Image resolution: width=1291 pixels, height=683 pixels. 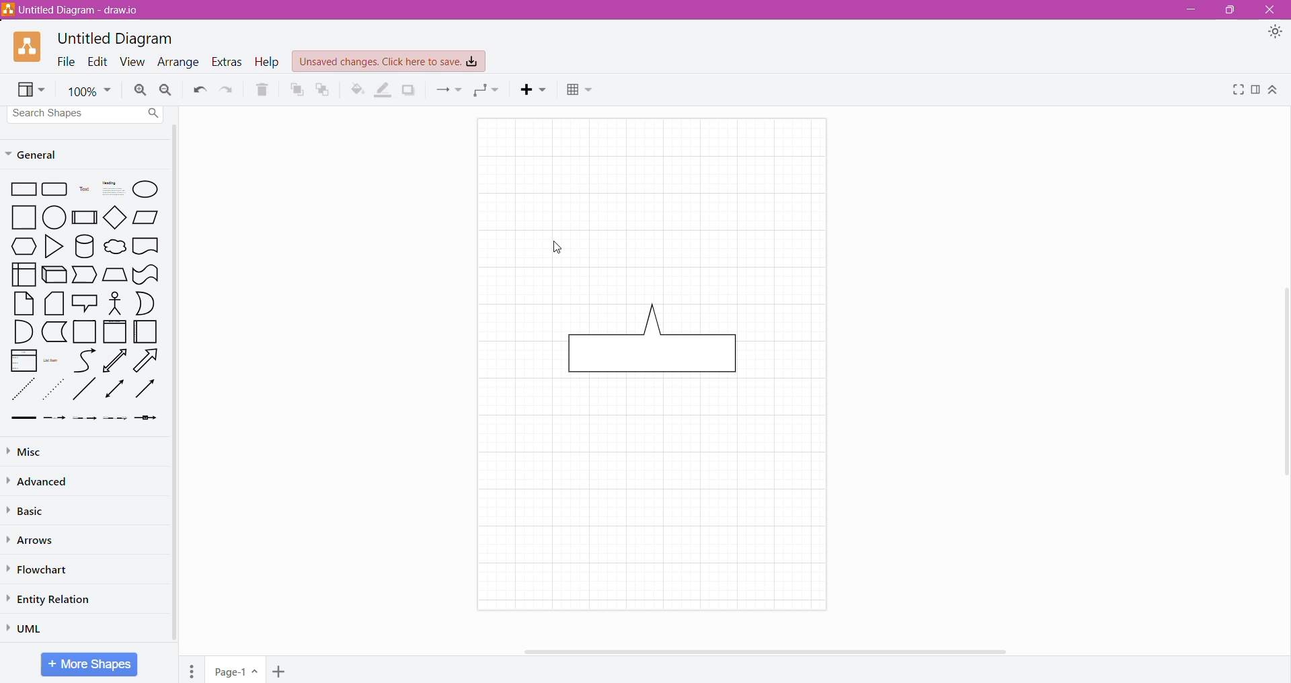 What do you see at coordinates (192, 670) in the screenshot?
I see `Pages` at bounding box center [192, 670].